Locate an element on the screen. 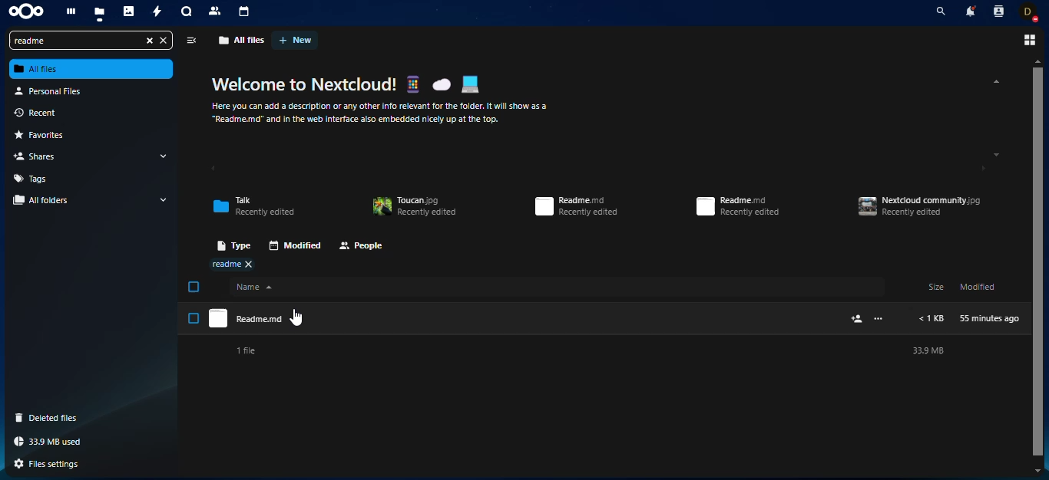  select all is located at coordinates (194, 287).